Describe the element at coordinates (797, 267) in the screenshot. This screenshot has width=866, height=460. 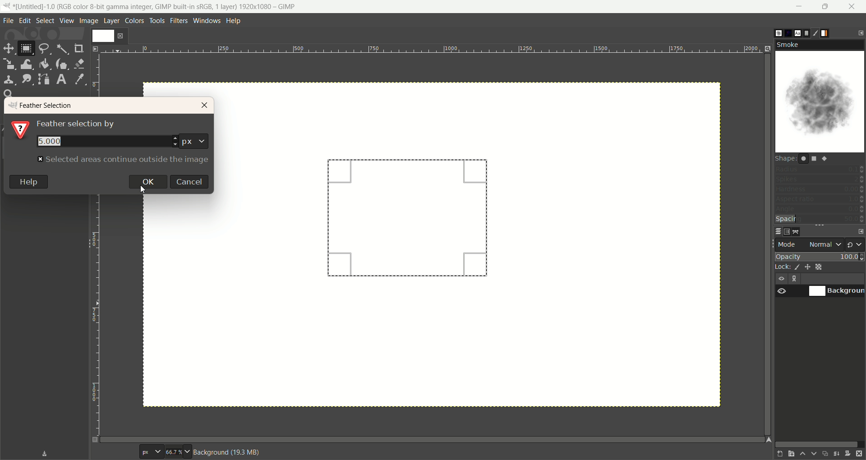
I see `lock pixels` at that location.